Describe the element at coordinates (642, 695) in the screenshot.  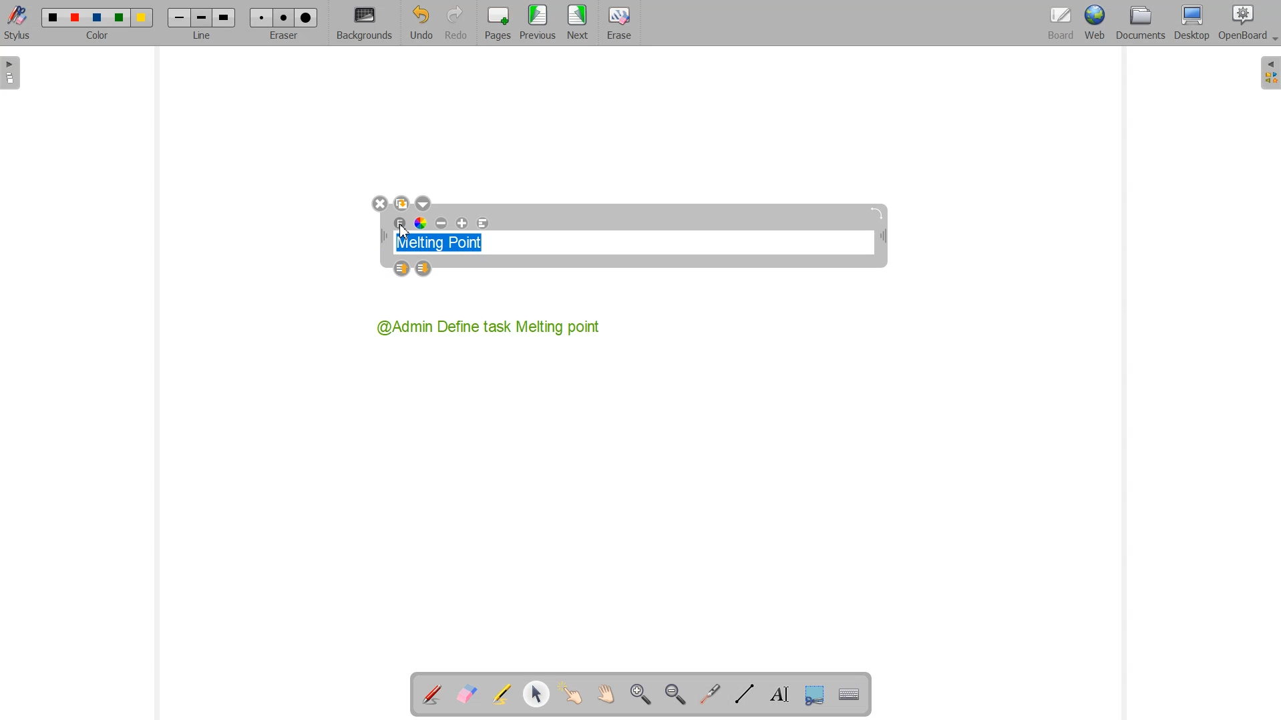
I see `Zoom In` at that location.